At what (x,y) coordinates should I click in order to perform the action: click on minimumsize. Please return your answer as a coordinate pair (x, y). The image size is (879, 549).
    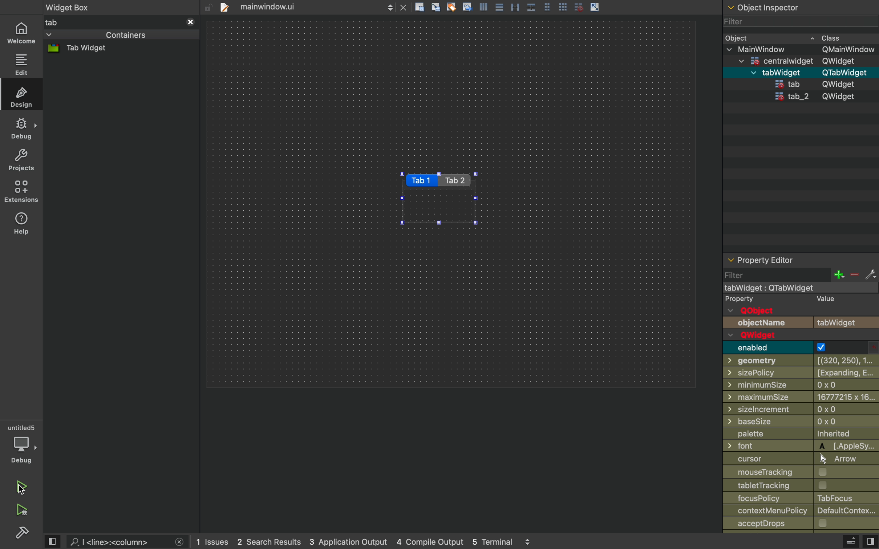
    Looking at the image, I should click on (799, 386).